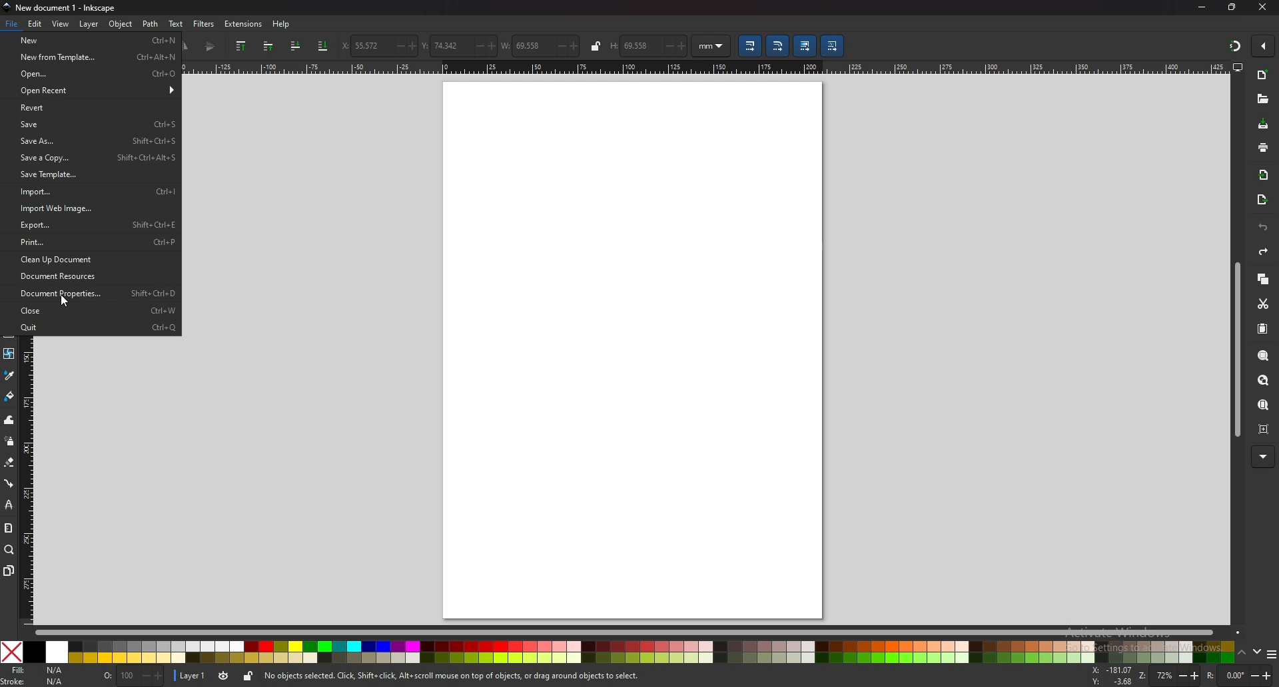 This screenshot has height=687, width=1279. What do you see at coordinates (634, 350) in the screenshot?
I see `blank page` at bounding box center [634, 350].